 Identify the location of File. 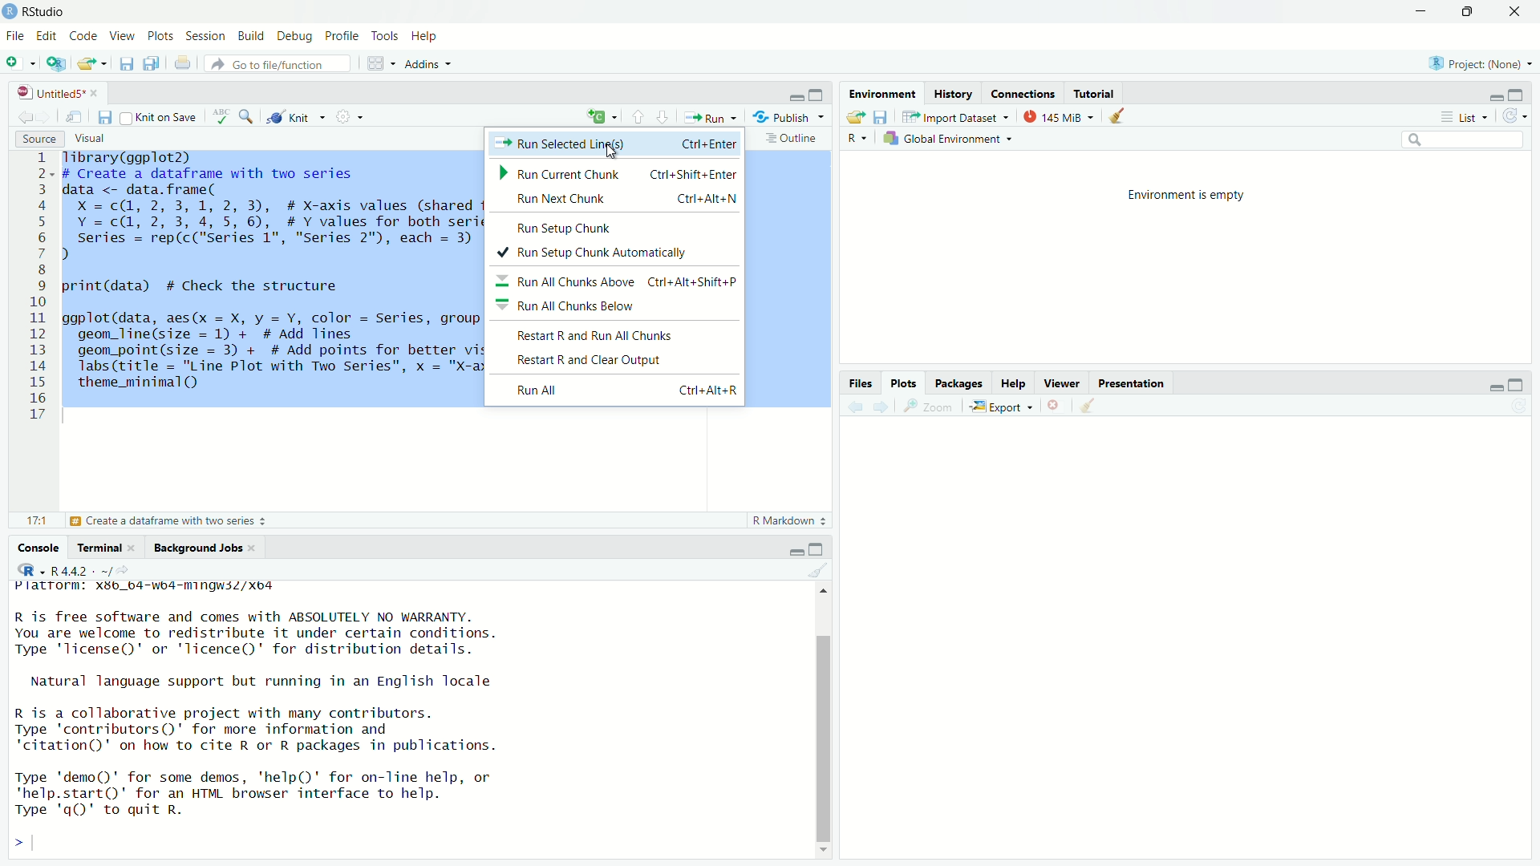
(14, 37).